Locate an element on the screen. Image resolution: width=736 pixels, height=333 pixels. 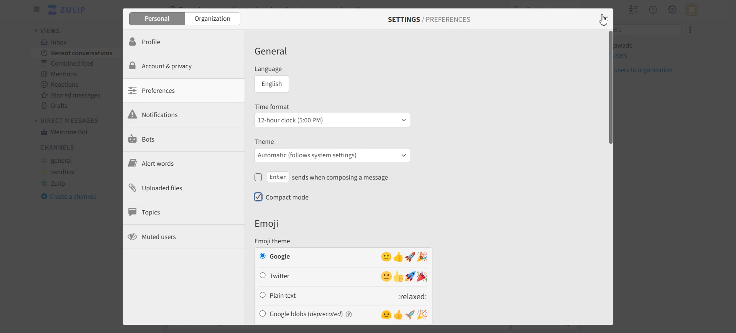
Settings / Preferences is located at coordinates (430, 20).